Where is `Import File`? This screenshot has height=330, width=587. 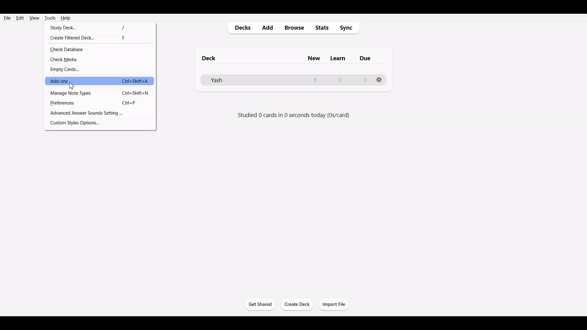 Import File is located at coordinates (334, 304).